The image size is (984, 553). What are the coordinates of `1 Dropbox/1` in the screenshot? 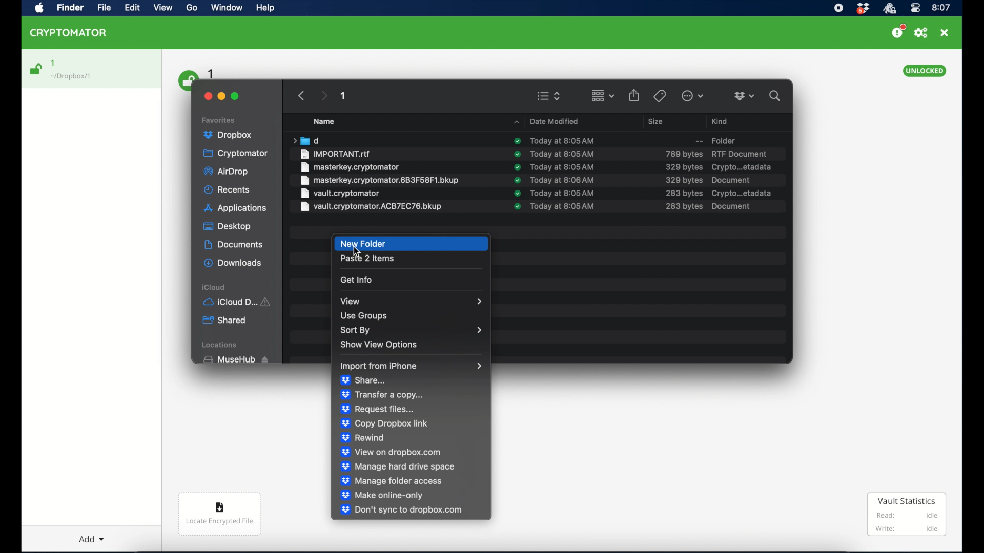 It's located at (78, 70).